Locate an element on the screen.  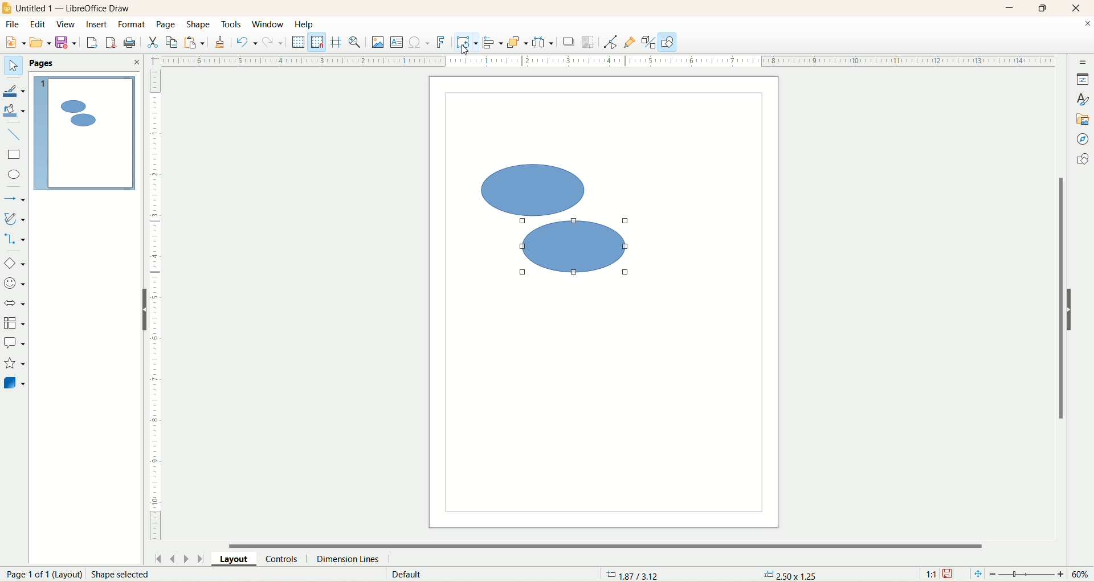
 is located at coordinates (378, 42).